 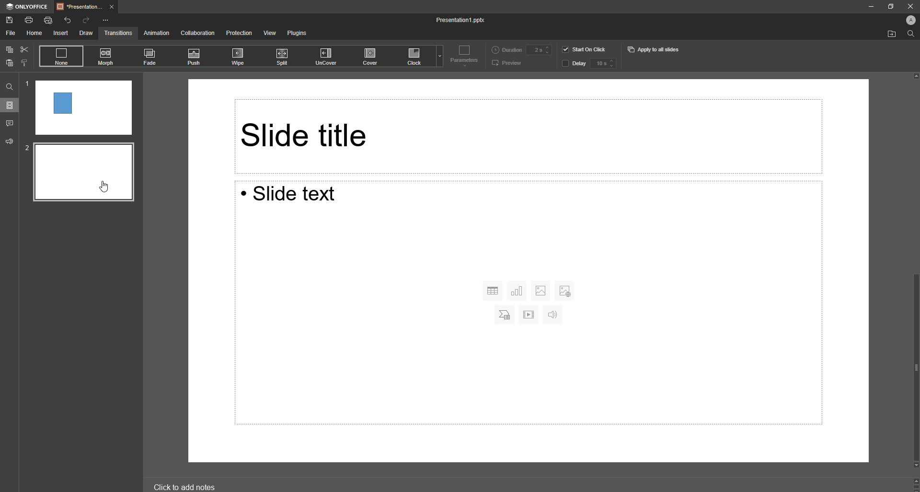 I want to click on Find, so click(x=911, y=34).